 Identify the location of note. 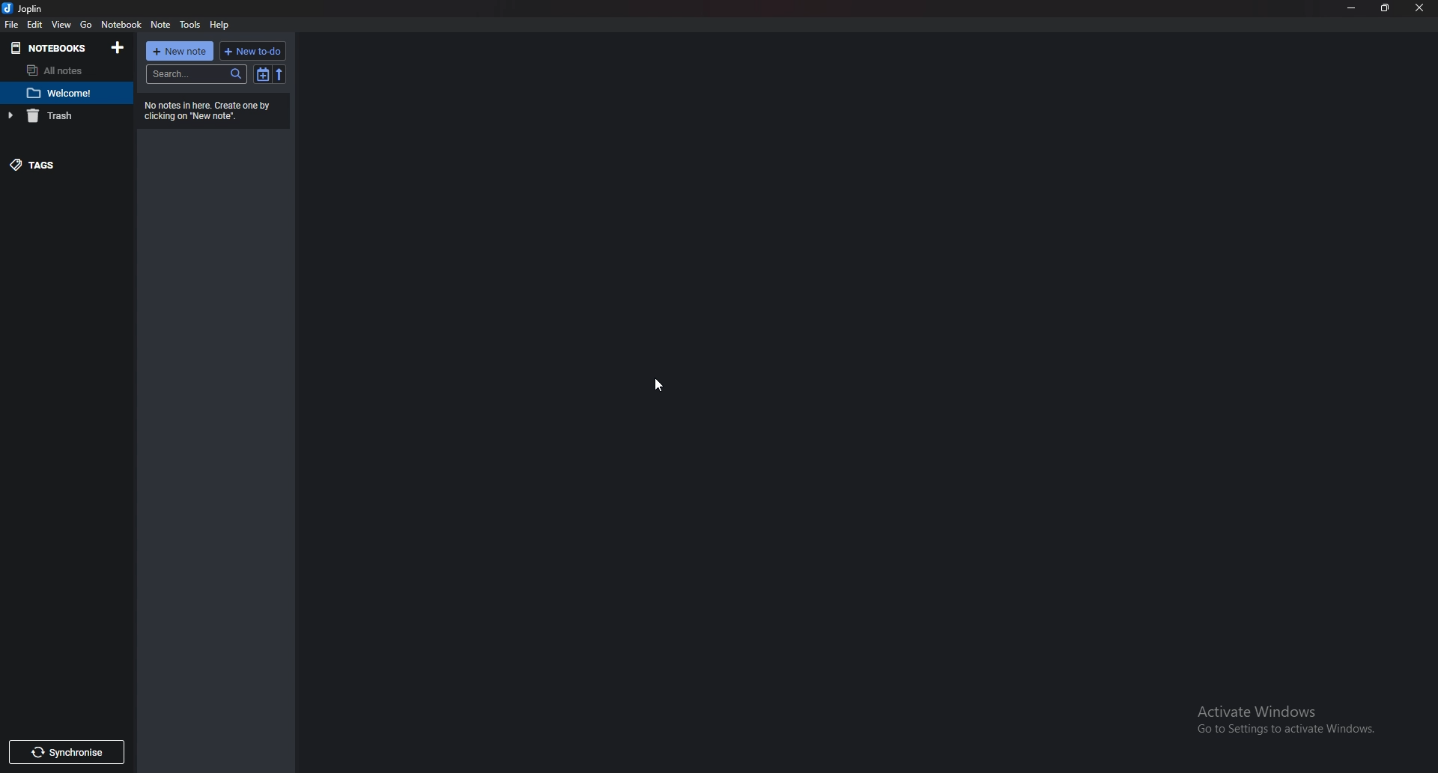
(64, 94).